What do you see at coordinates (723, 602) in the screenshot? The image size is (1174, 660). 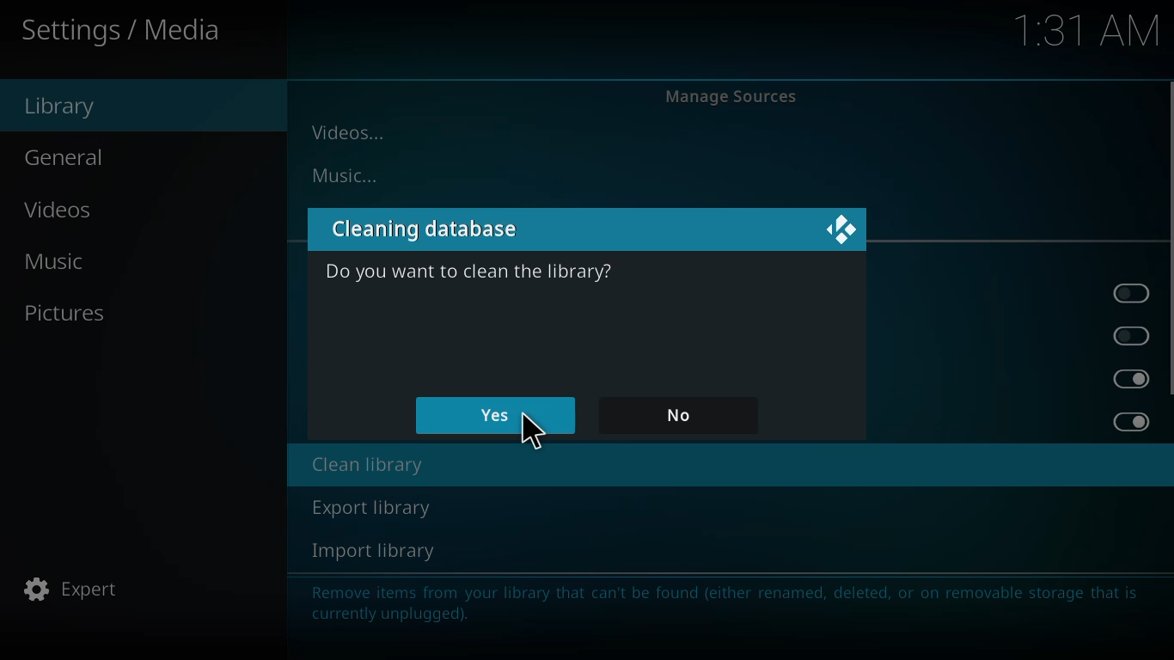 I see `info` at bounding box center [723, 602].